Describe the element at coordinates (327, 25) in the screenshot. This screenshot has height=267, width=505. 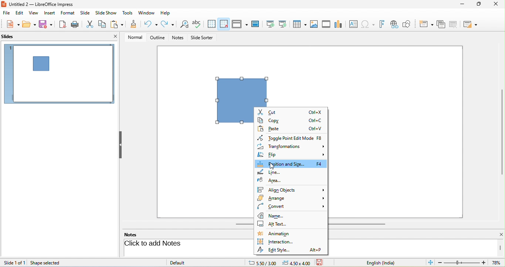
I see `audio or video` at that location.